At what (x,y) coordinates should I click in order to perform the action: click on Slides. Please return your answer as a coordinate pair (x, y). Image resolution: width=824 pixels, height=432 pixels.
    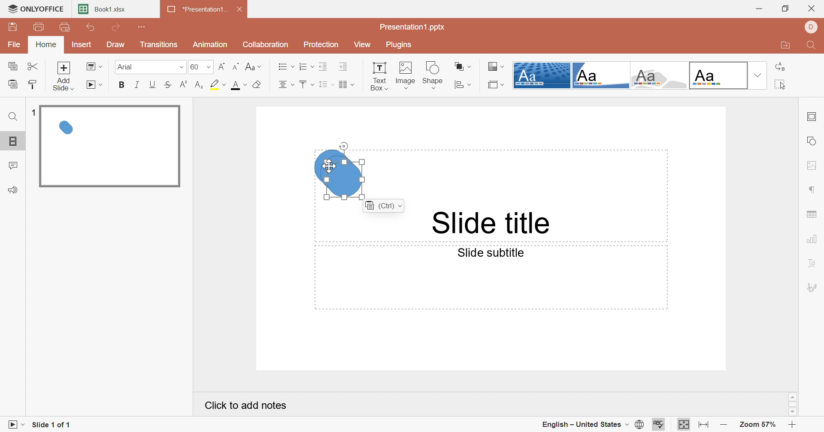
    Looking at the image, I should click on (12, 141).